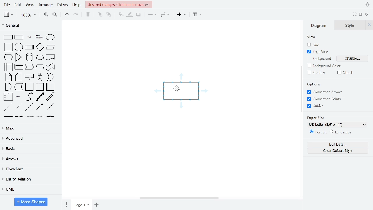  Describe the element at coordinates (338, 145) in the screenshot. I see `edit data` at that location.